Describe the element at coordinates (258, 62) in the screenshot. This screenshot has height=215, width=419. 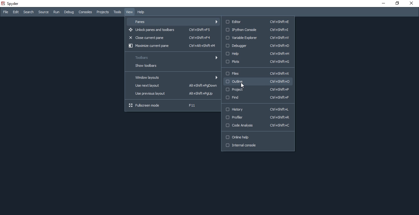
I see `plots` at that location.